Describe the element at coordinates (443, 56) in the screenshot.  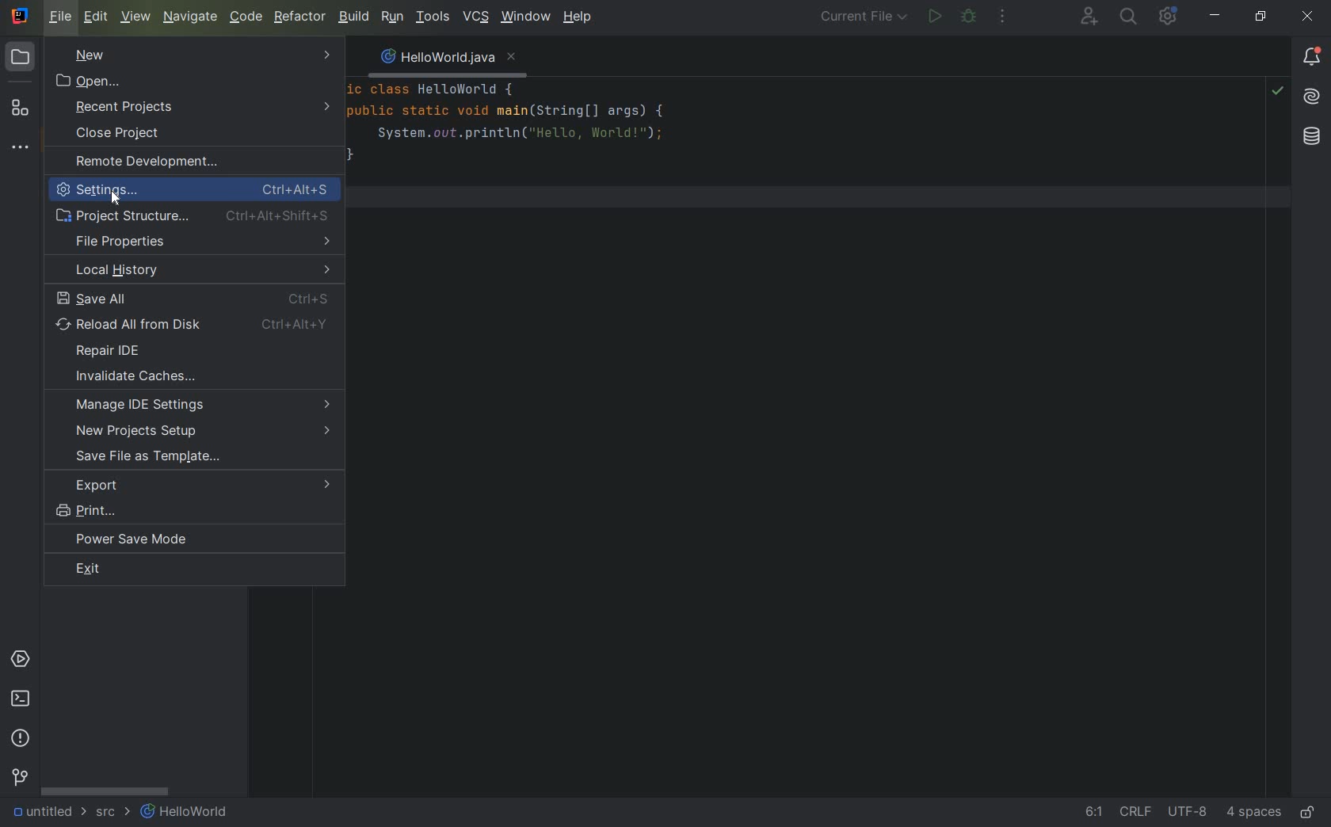
I see `HelloWorld.java` at that location.